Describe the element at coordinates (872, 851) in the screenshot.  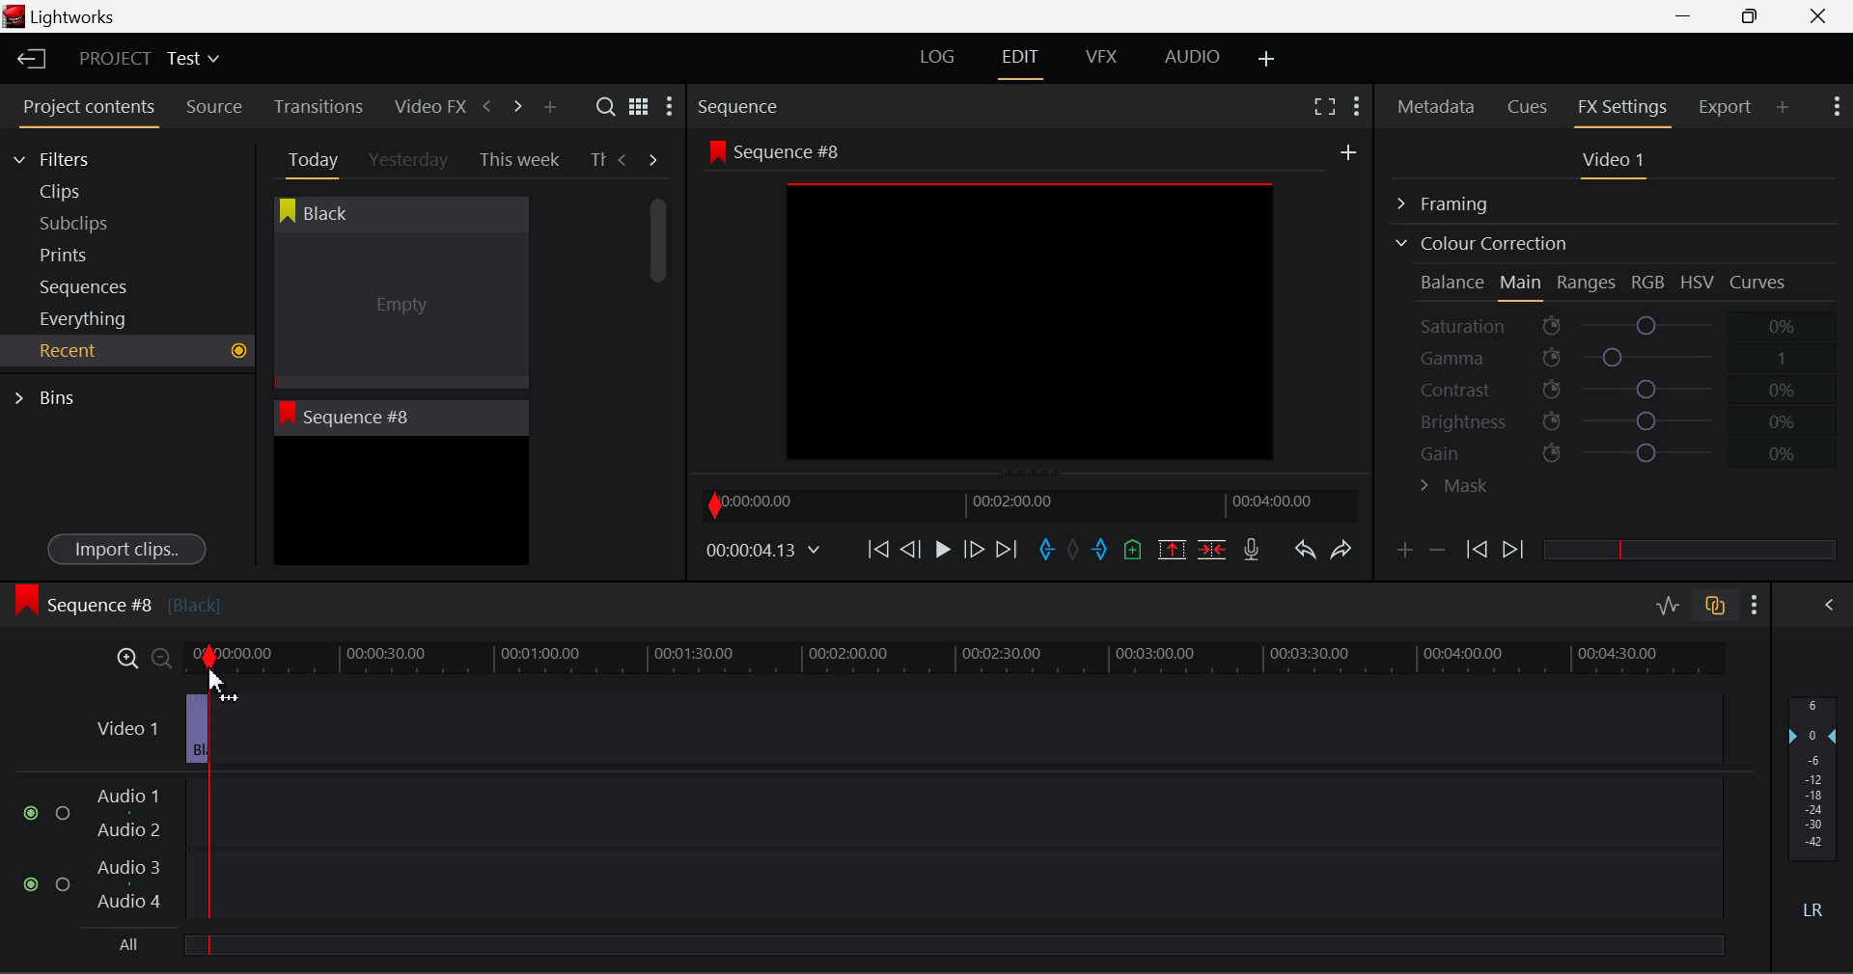
I see `Audio Input Fields` at that location.